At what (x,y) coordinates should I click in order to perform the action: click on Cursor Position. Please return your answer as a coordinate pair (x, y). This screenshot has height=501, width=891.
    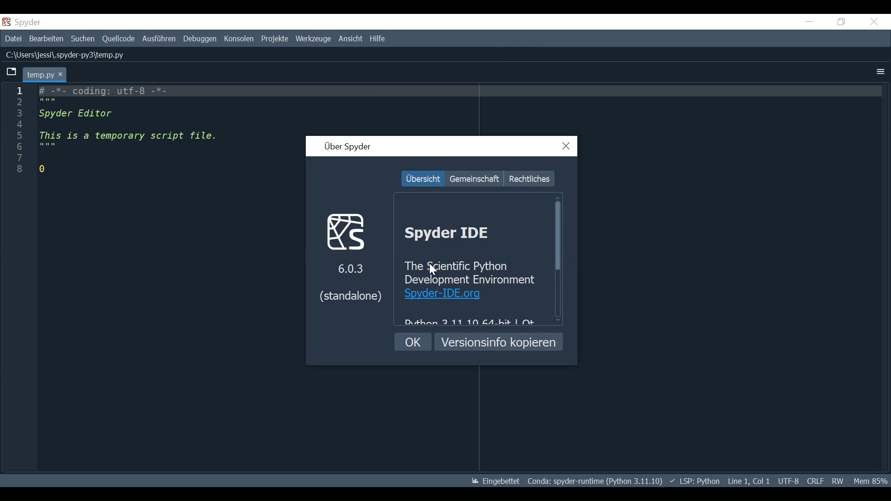
    Looking at the image, I should click on (748, 482).